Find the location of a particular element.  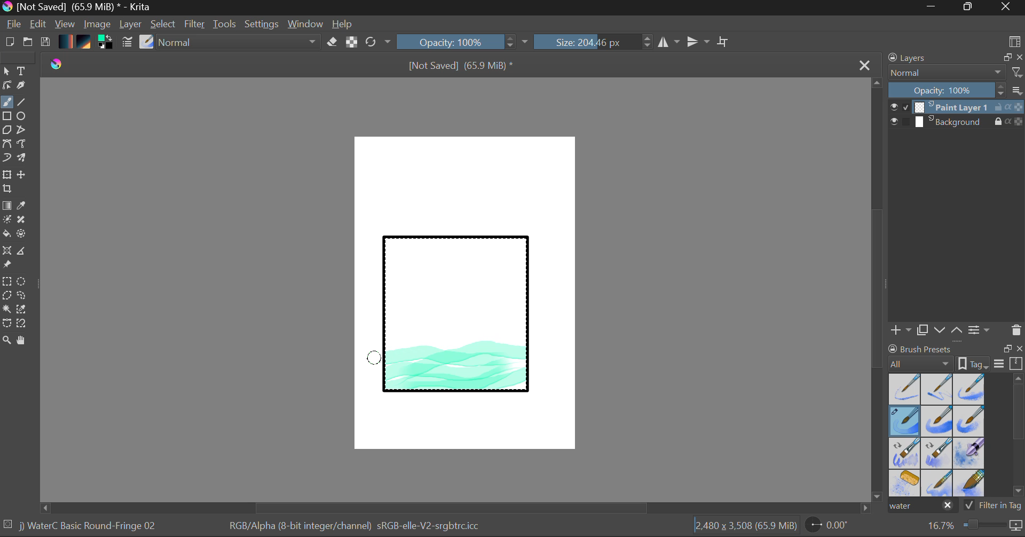

Delete Layer is located at coordinates (1016, 330).